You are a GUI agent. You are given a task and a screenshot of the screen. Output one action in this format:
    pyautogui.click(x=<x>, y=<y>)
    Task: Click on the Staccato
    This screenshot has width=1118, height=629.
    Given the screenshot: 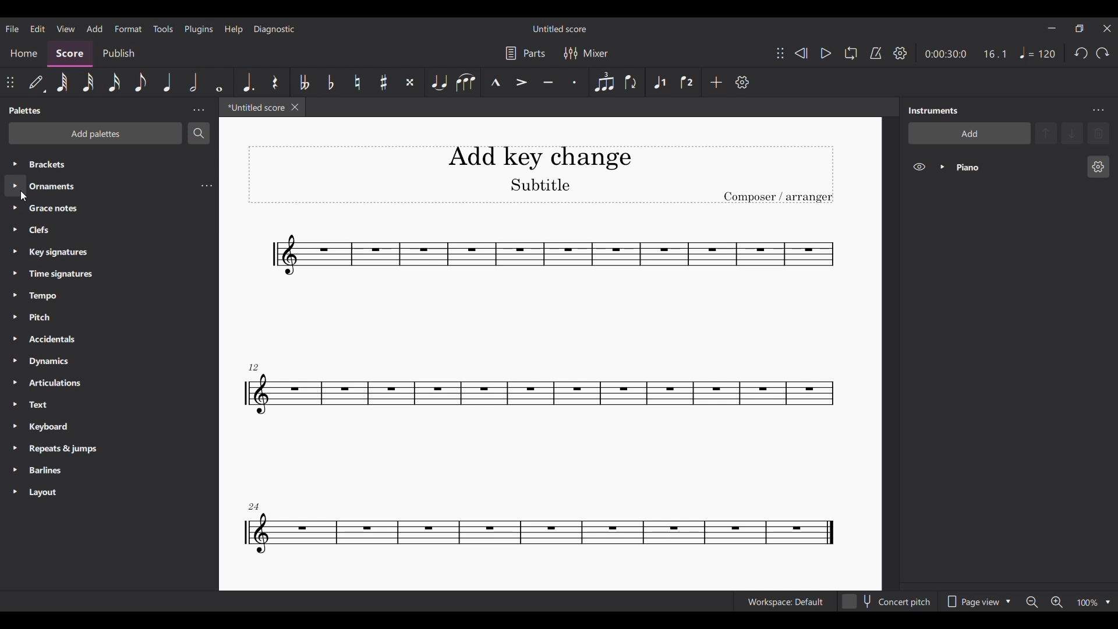 What is the action you would take?
    pyautogui.click(x=575, y=82)
    